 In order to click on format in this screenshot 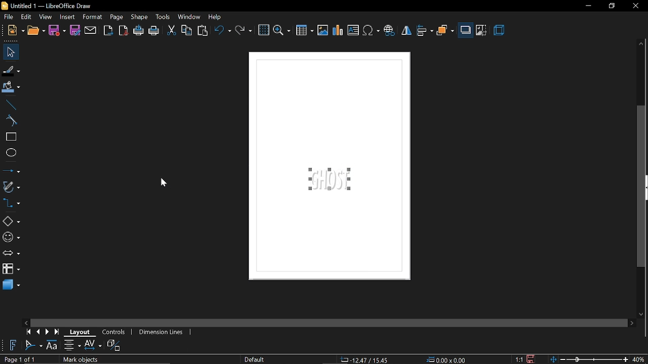, I will do `click(93, 17)`.